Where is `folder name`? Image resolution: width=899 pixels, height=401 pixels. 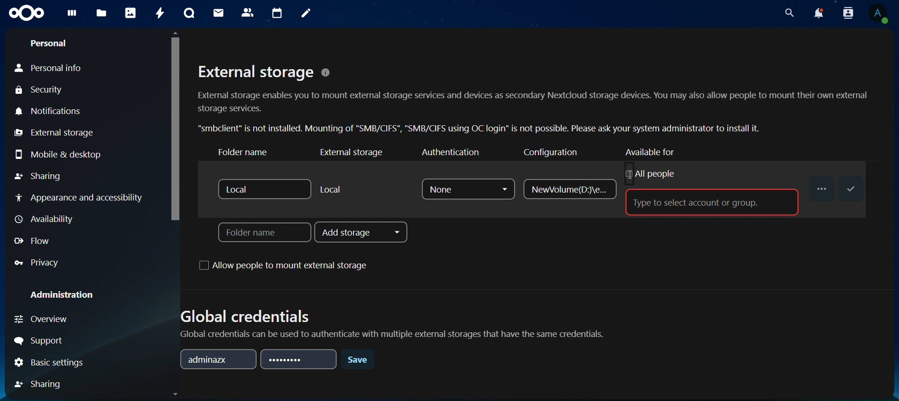
folder name is located at coordinates (262, 233).